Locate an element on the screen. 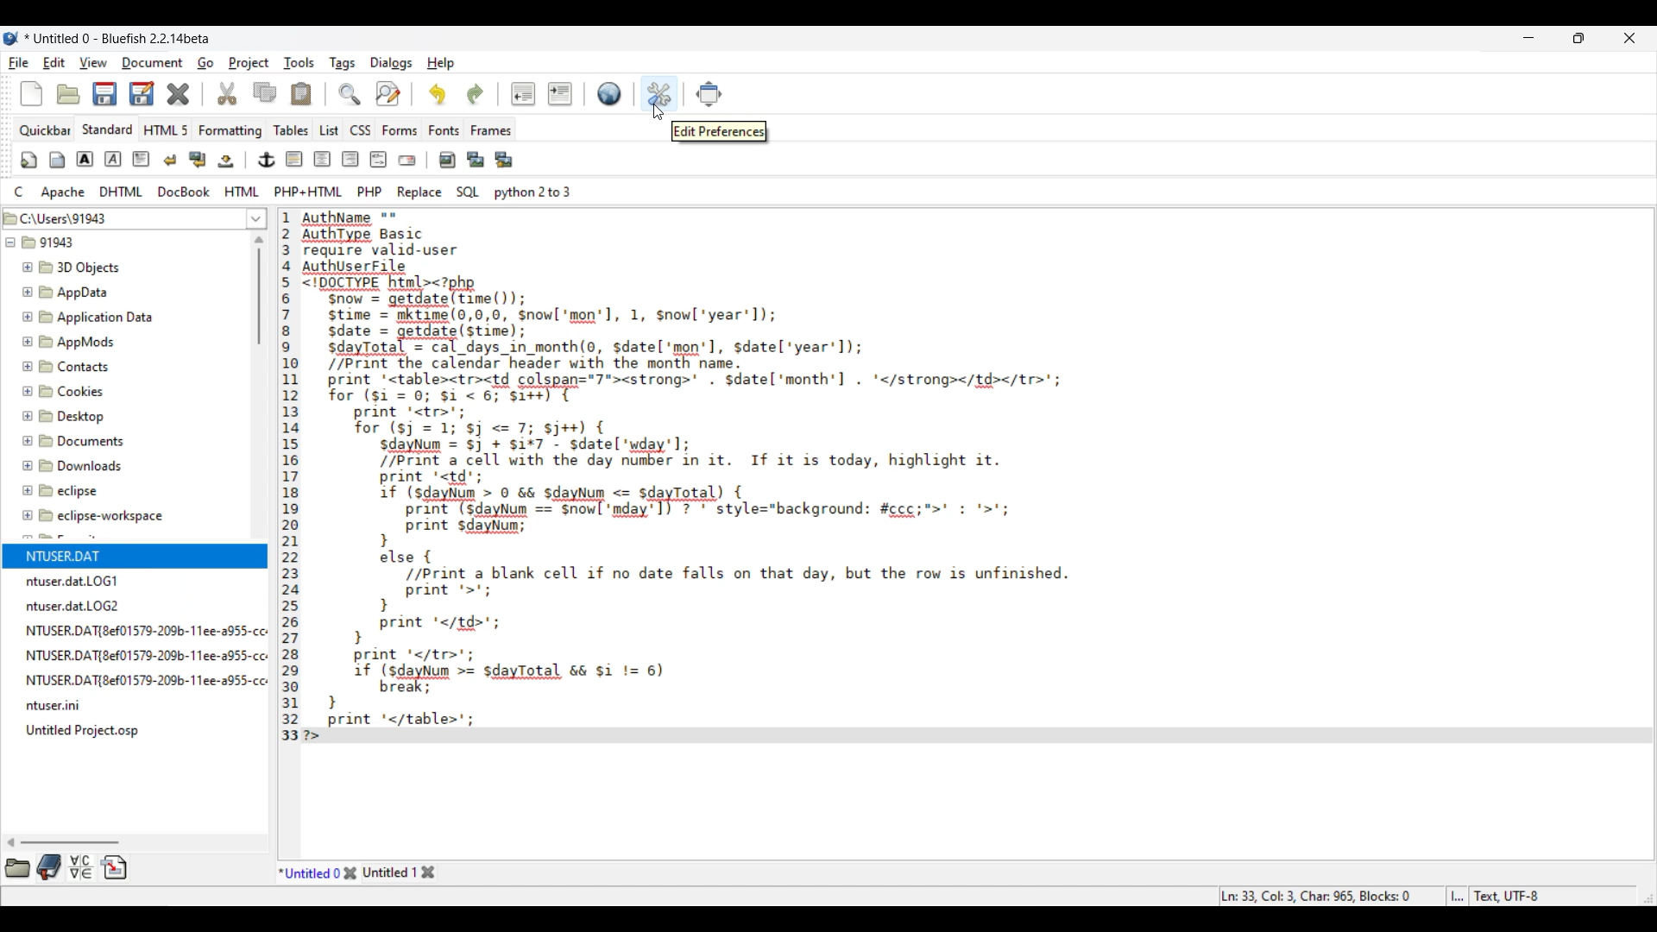 Image resolution: width=1657 pixels, height=932 pixels. Help menu is located at coordinates (441, 64).